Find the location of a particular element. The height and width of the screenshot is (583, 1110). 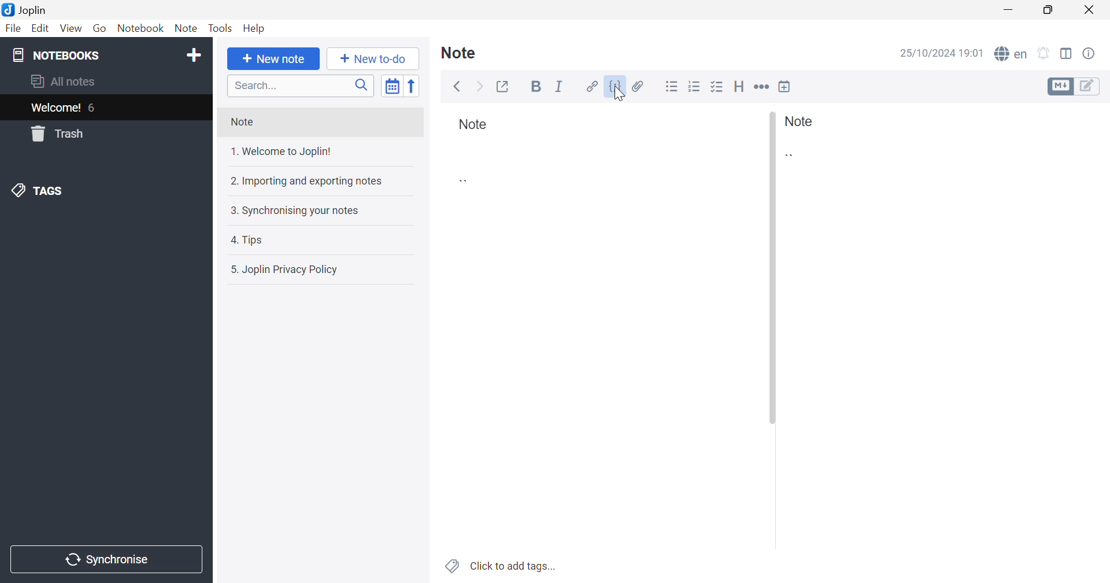

Help is located at coordinates (260, 29).